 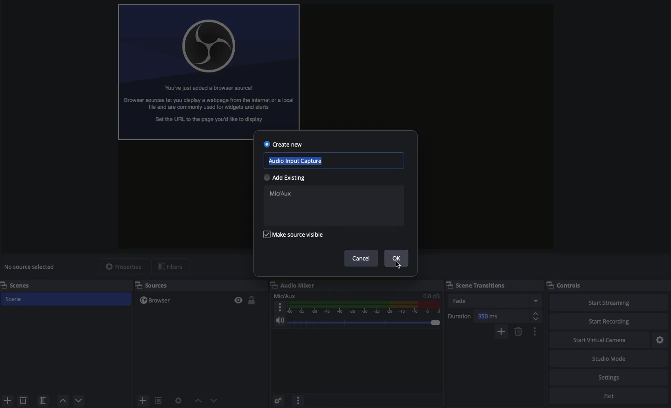 What do you see at coordinates (198, 401) in the screenshot?
I see `Move up` at bounding box center [198, 401].